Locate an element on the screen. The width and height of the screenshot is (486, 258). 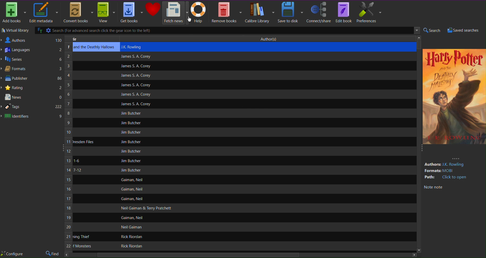
Gaiman, Neil is located at coordinates (131, 189).